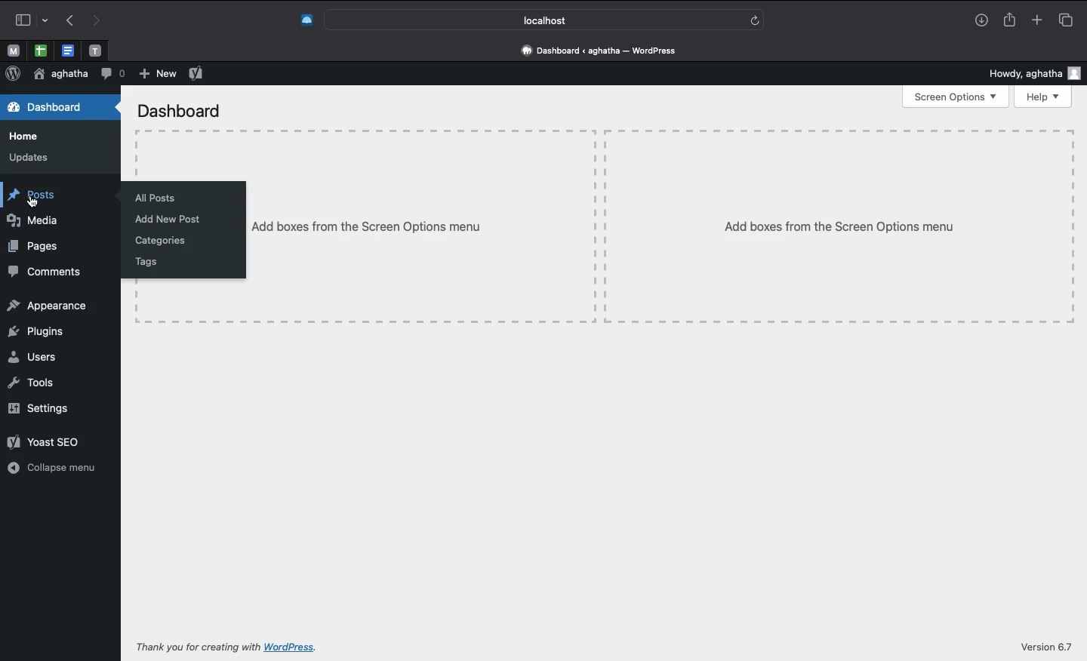 The height and width of the screenshot is (661, 1087). Describe the element at coordinates (67, 50) in the screenshot. I see `Pinned tabs` at that location.